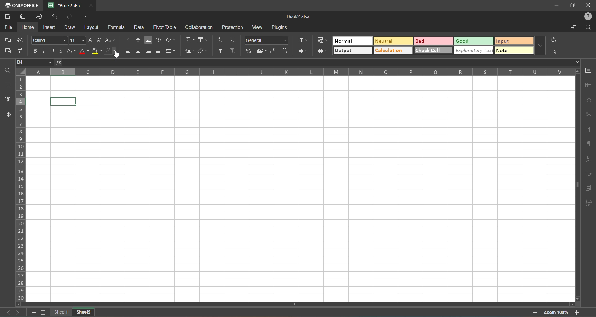  Describe the element at coordinates (7, 85) in the screenshot. I see `comments` at that location.